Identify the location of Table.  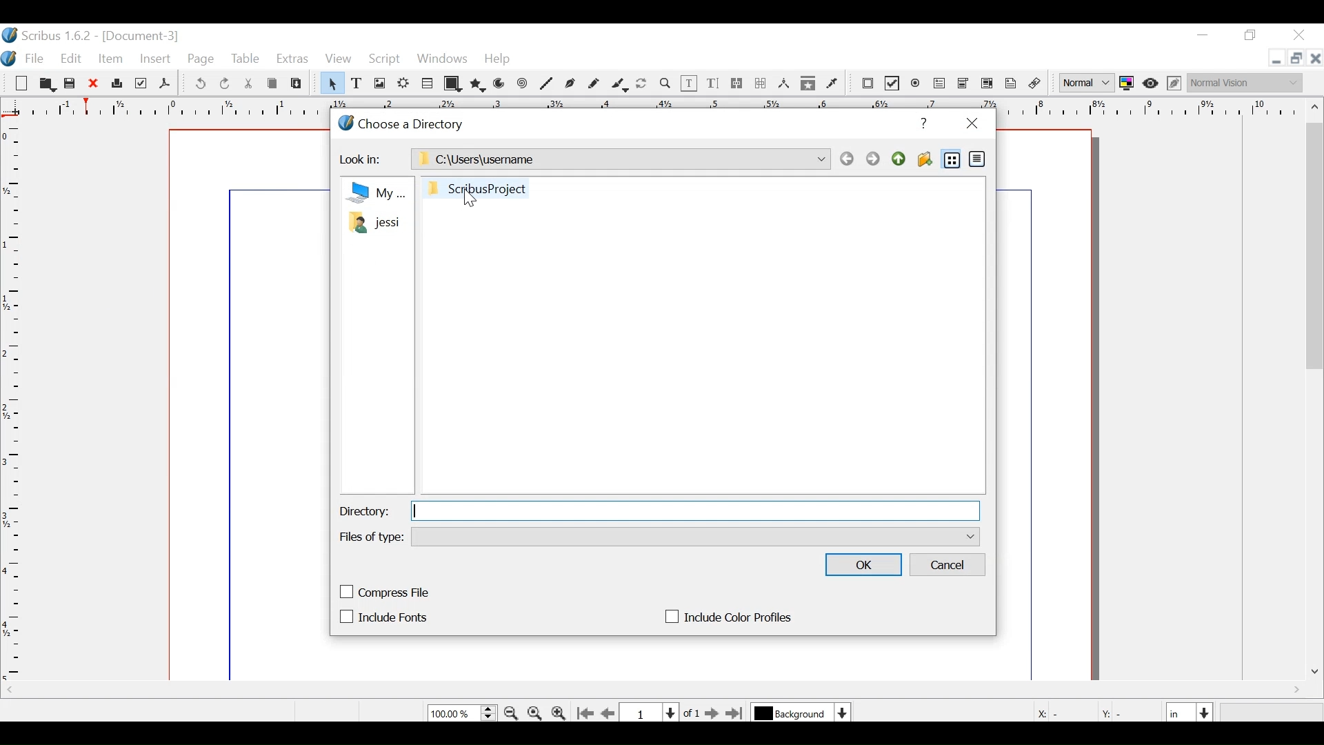
(428, 83).